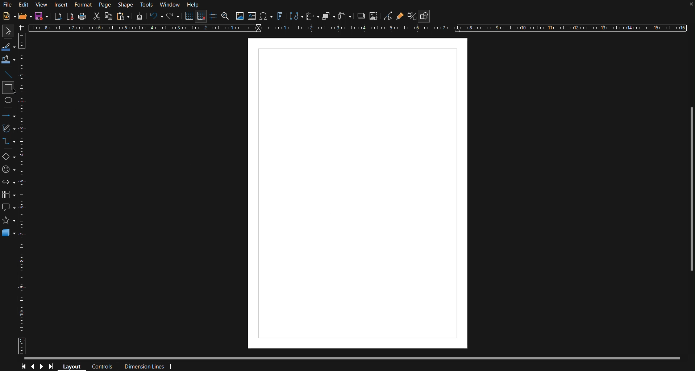 Image resolution: width=695 pixels, height=371 pixels. What do you see at coordinates (9, 102) in the screenshot?
I see `Ellipse` at bounding box center [9, 102].